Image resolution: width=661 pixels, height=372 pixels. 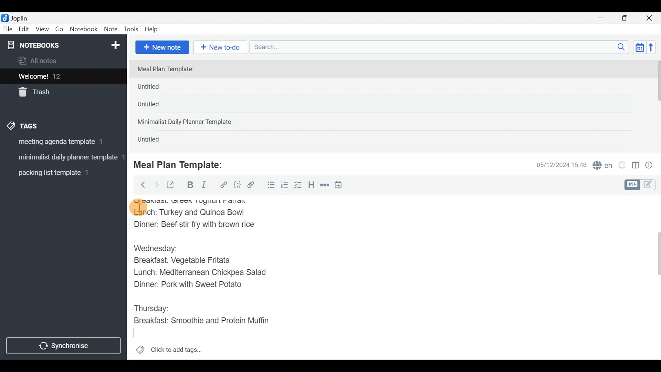 What do you see at coordinates (642, 184) in the screenshot?
I see `Toggle editors` at bounding box center [642, 184].